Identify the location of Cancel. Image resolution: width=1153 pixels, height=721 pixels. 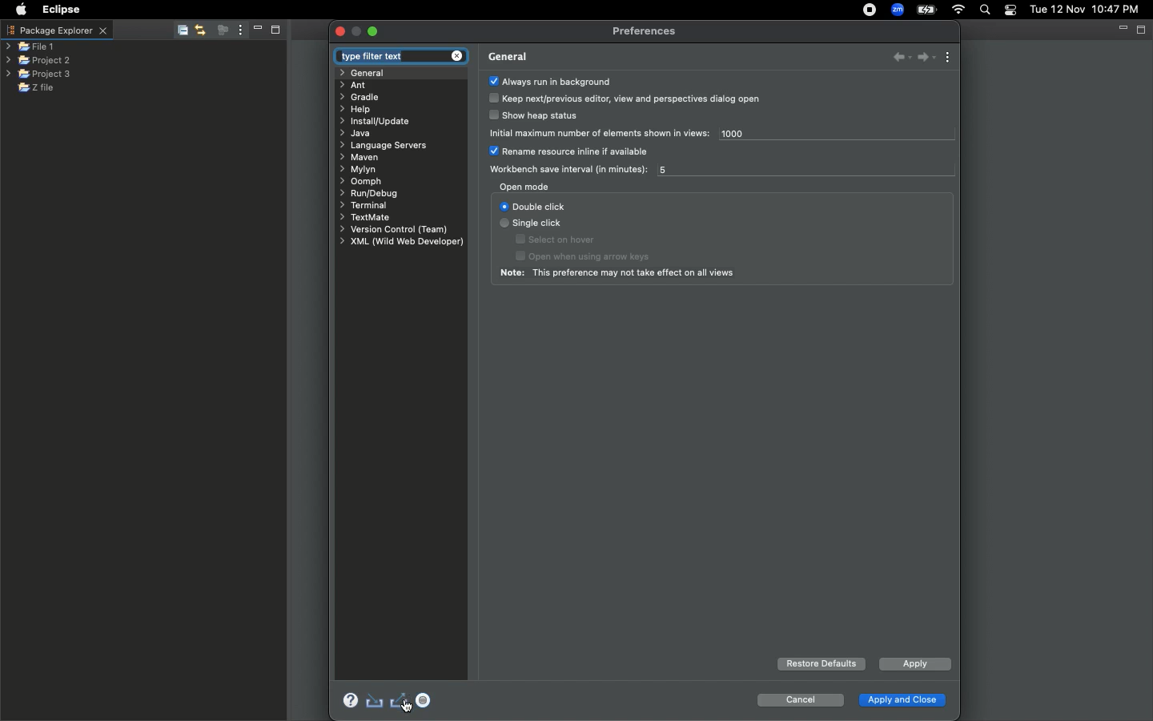
(799, 700).